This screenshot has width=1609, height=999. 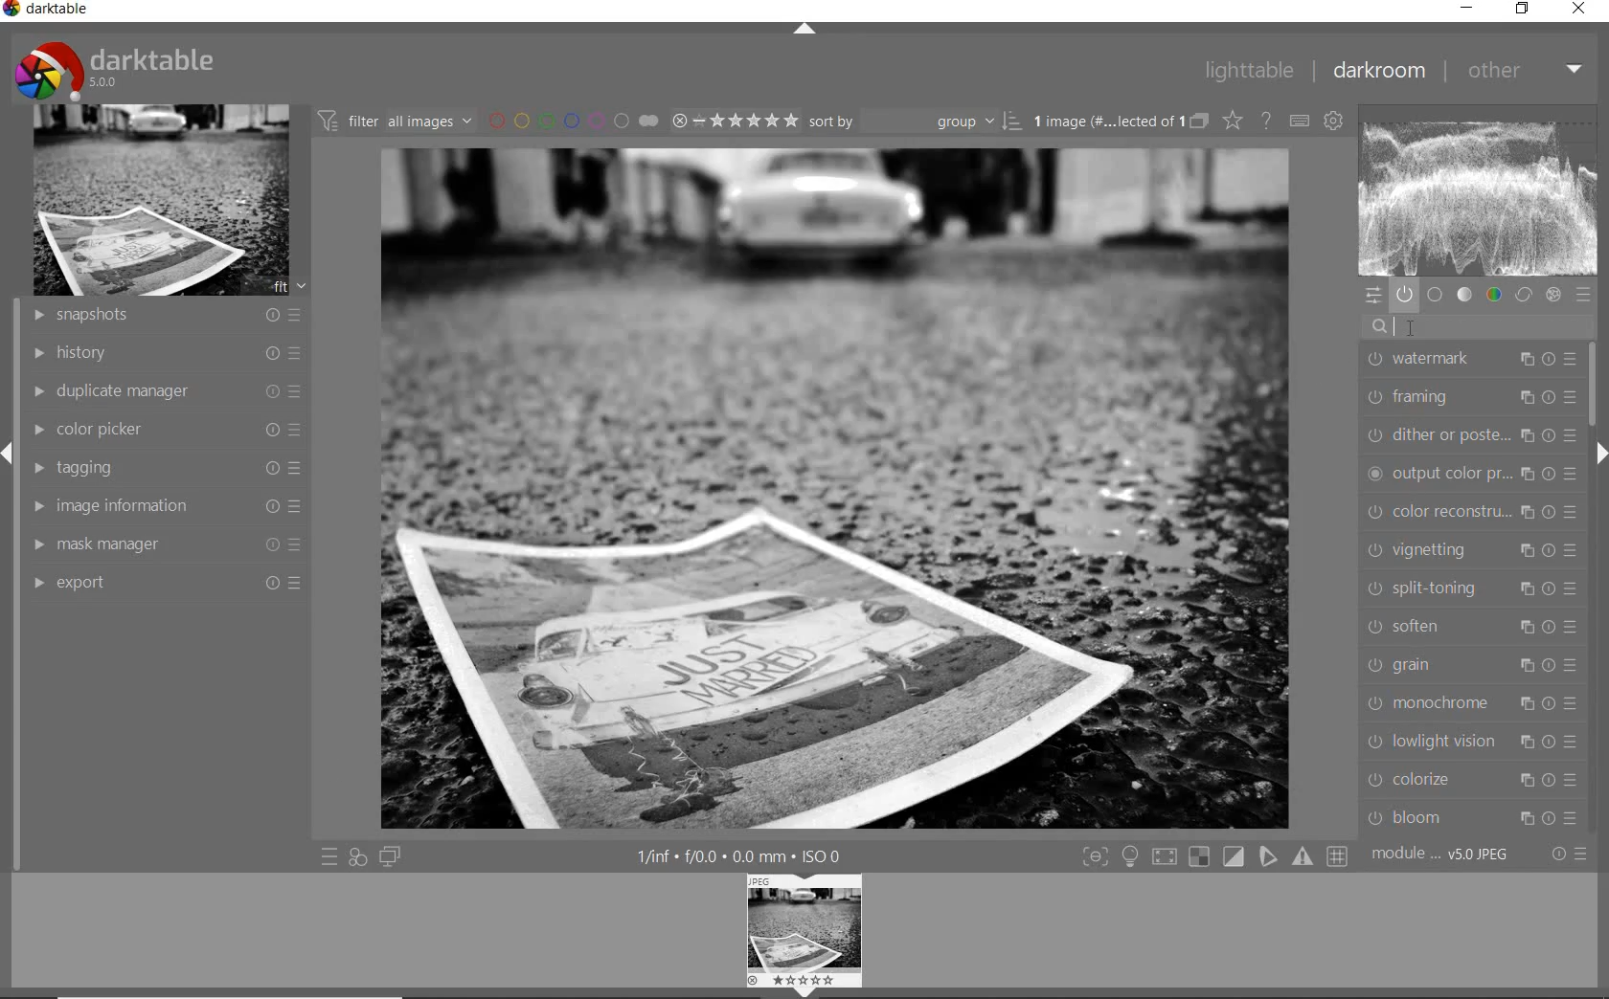 What do you see at coordinates (357, 856) in the screenshot?
I see `quick access for applying any of style` at bounding box center [357, 856].